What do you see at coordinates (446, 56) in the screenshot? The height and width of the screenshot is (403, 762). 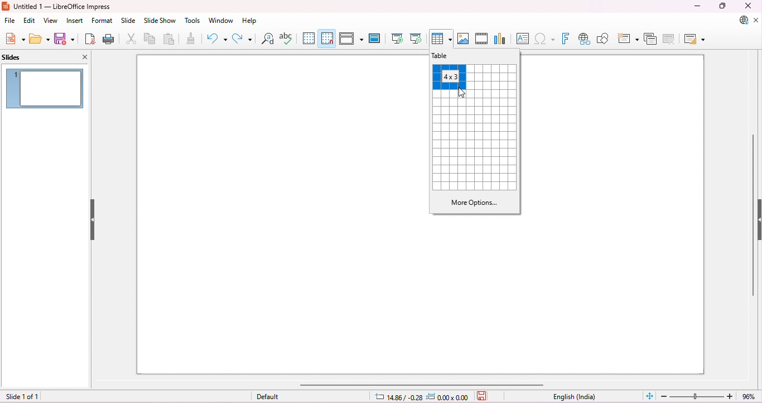 I see `table` at bounding box center [446, 56].